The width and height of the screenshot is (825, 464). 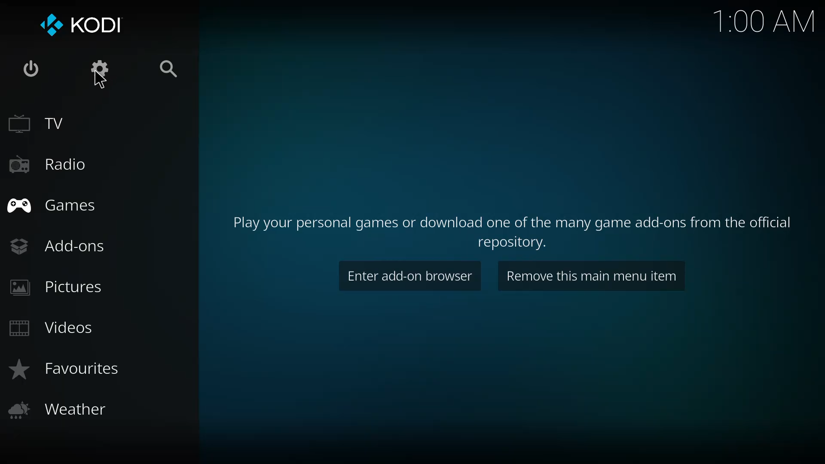 What do you see at coordinates (31, 69) in the screenshot?
I see `power` at bounding box center [31, 69].